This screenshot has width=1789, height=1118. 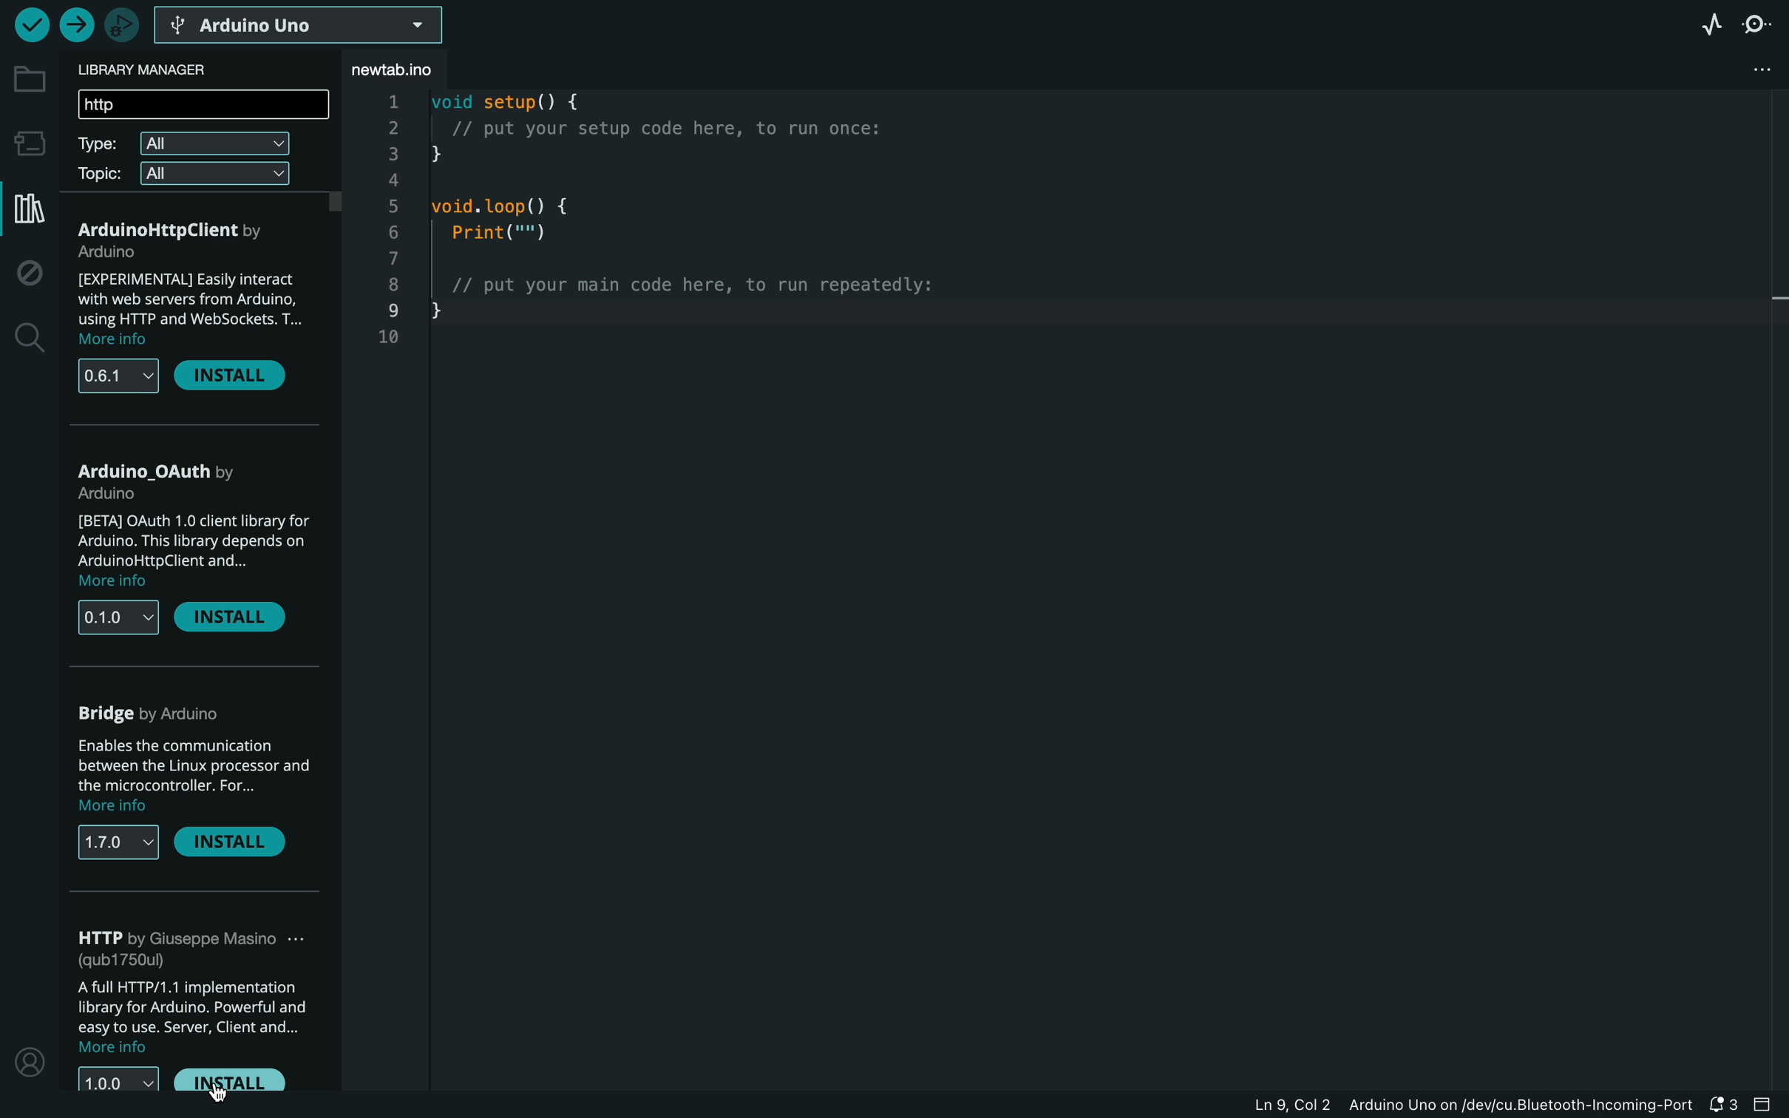 I want to click on search bar, so click(x=205, y=106).